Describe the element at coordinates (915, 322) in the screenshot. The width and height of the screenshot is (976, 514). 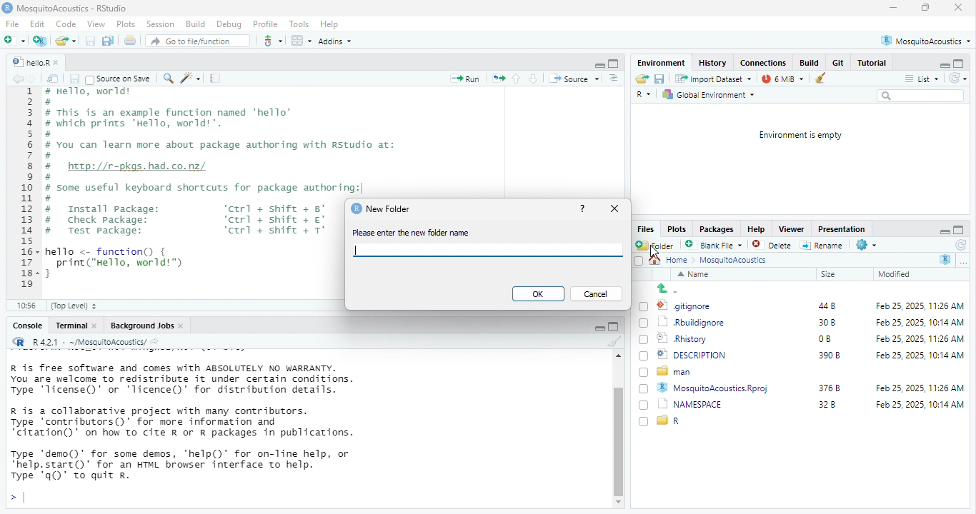
I see `Feb 25 2025 10:14 AM` at that location.